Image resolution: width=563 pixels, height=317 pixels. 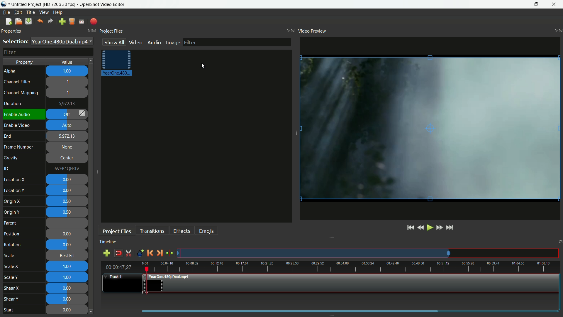 I want to click on property, so click(x=25, y=62).